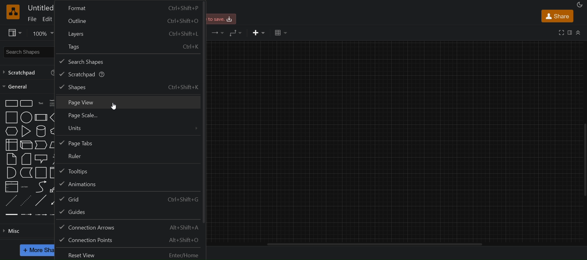 This screenshot has width=587, height=260. What do you see at coordinates (237, 32) in the screenshot?
I see `waypoints` at bounding box center [237, 32].